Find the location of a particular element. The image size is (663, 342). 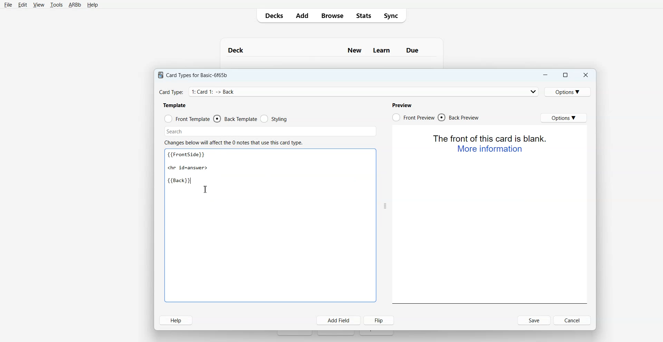

Text 3 is located at coordinates (234, 142).